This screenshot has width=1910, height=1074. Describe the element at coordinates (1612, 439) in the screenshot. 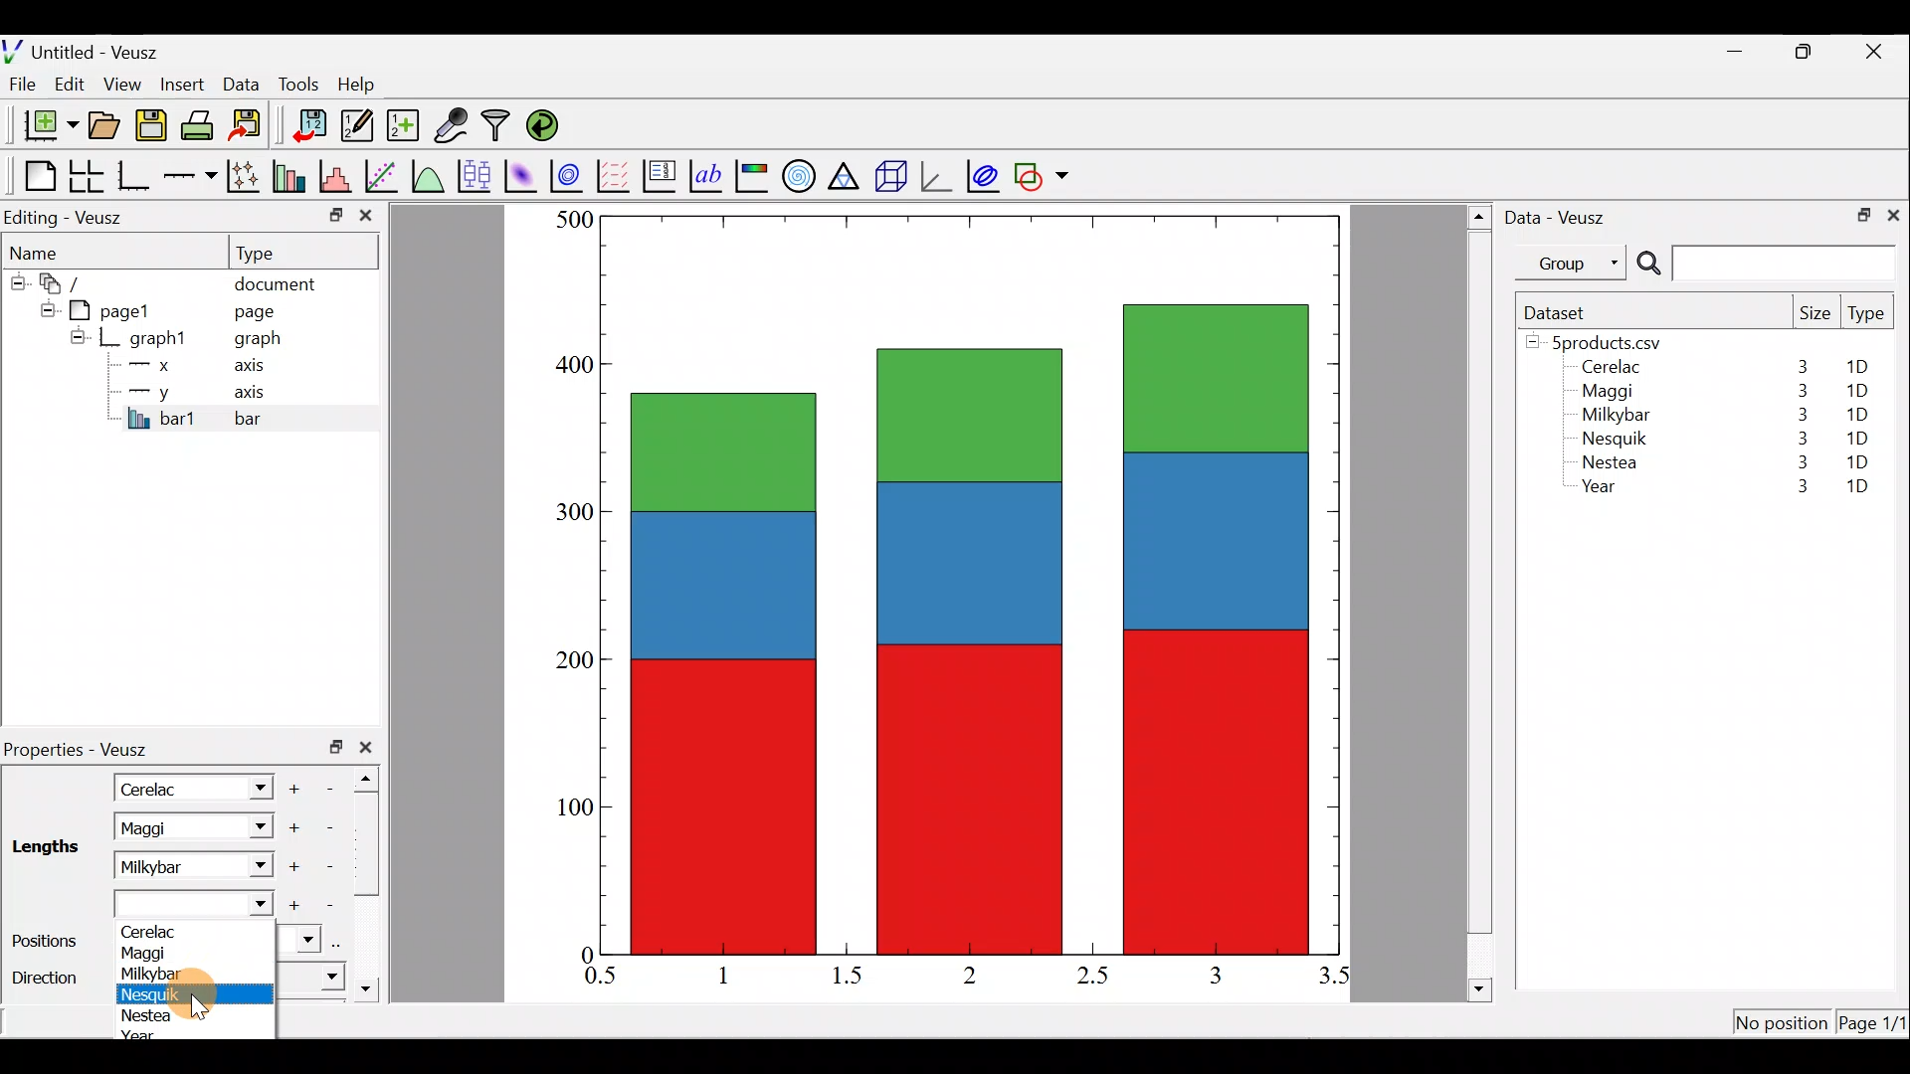

I see `Nesquik` at that location.